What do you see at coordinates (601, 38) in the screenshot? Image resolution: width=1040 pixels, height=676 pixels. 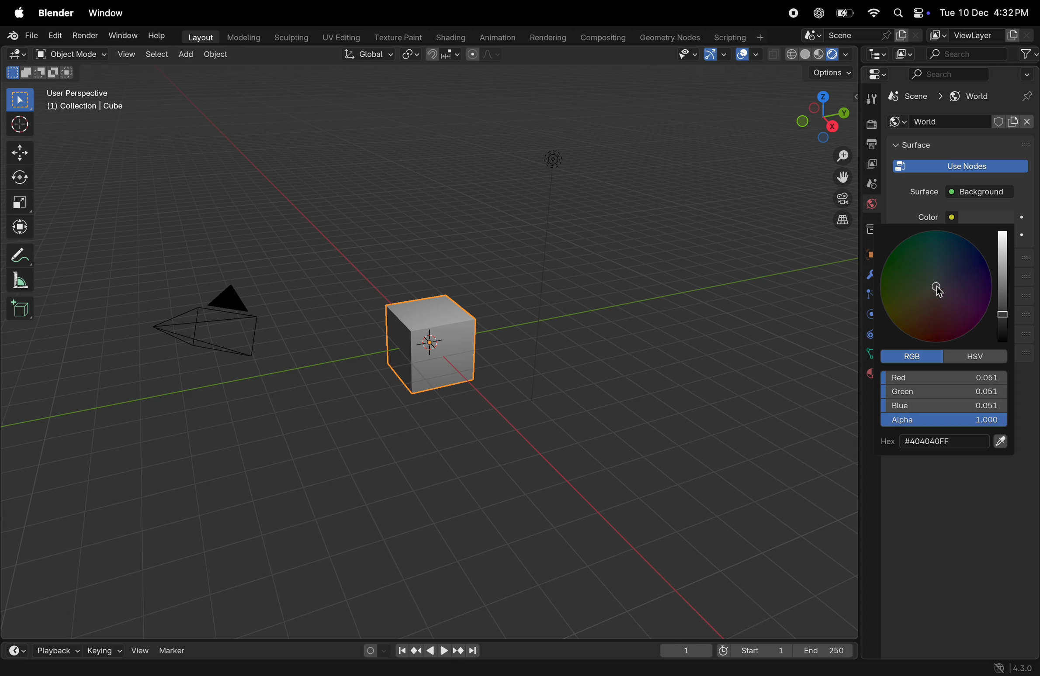 I see `Composting` at bounding box center [601, 38].